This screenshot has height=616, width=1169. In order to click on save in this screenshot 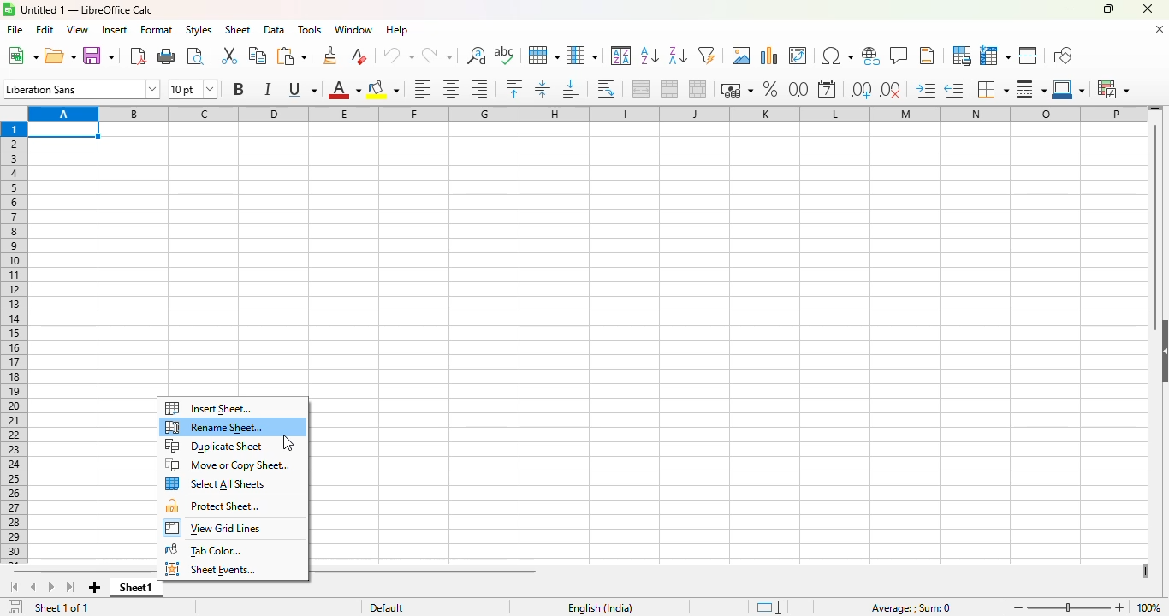, I will do `click(99, 56)`.